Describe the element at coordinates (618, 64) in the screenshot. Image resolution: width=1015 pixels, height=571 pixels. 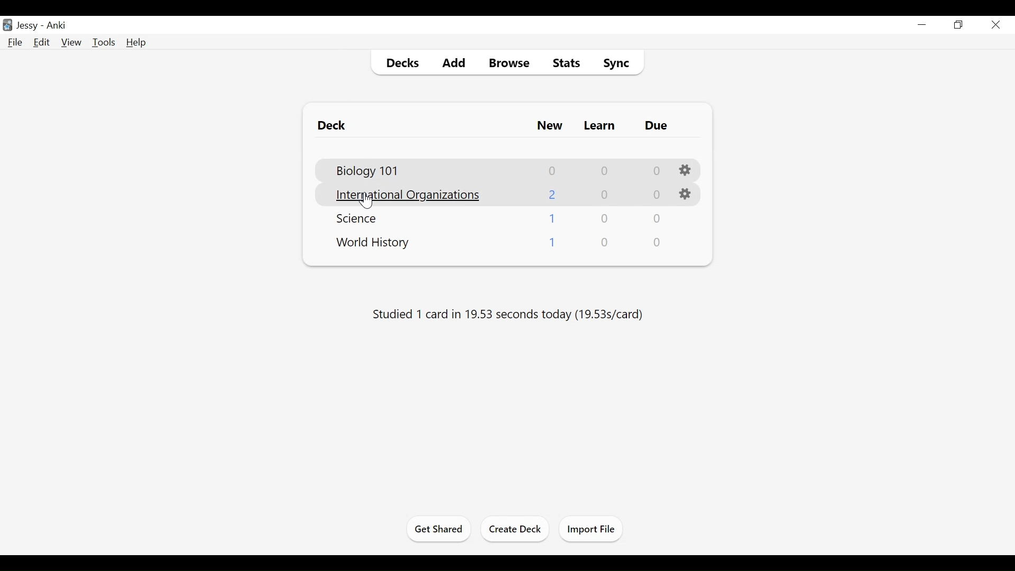
I see `Sync` at that location.